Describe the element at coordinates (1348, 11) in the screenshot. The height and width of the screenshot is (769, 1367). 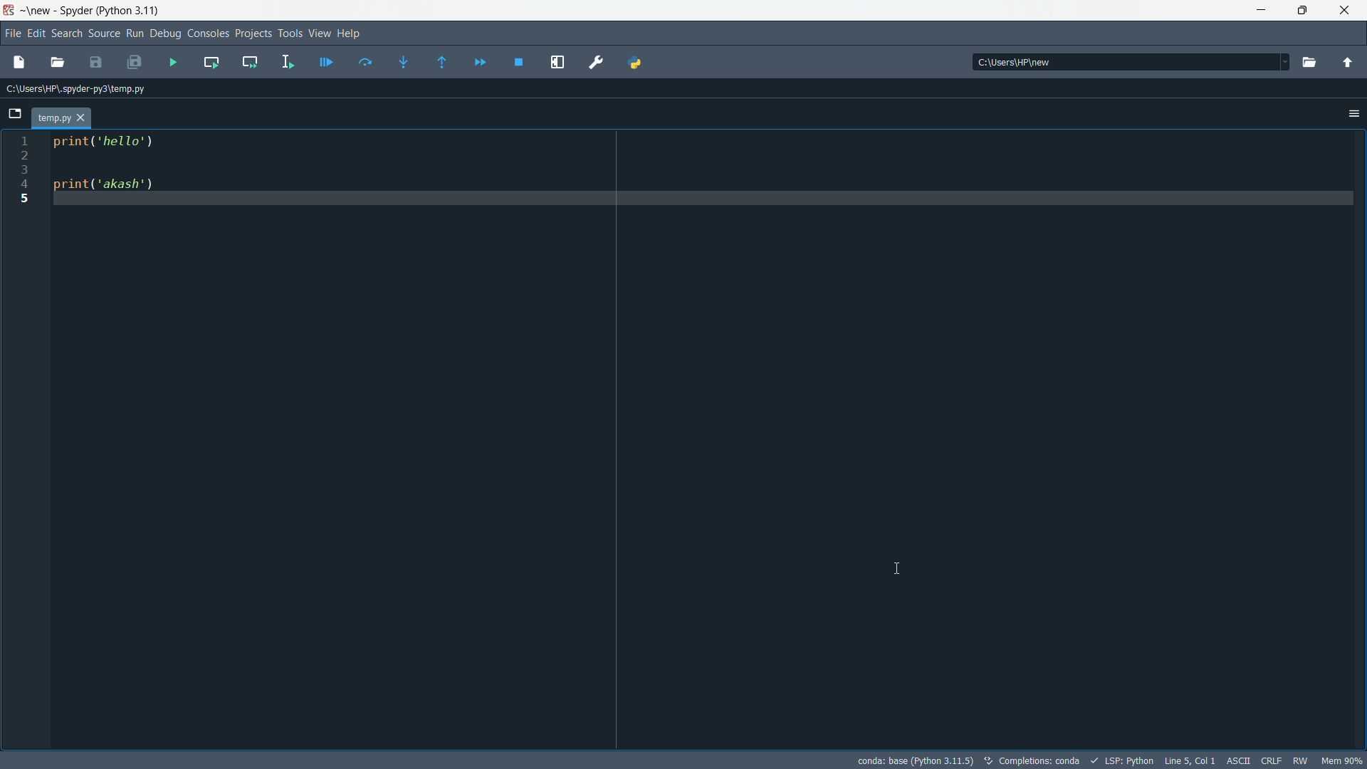
I see `close app` at that location.